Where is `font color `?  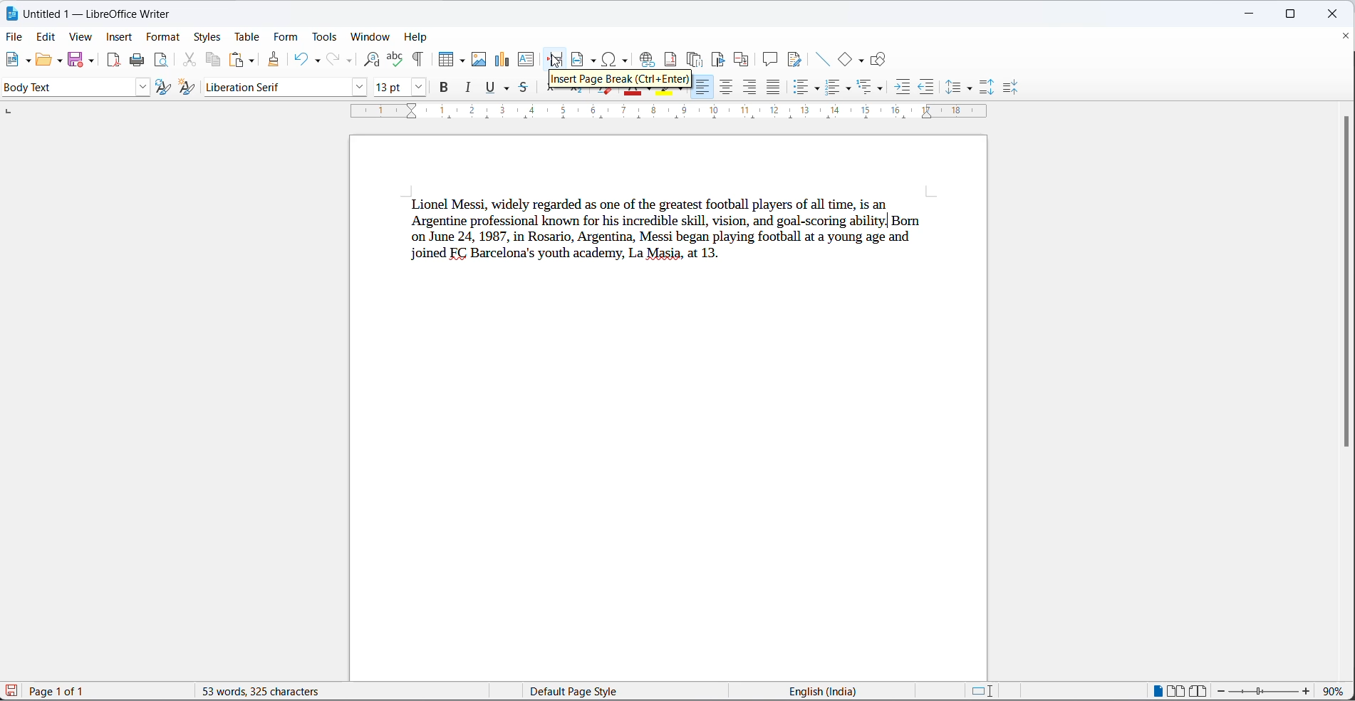 font color  is located at coordinates (633, 94).